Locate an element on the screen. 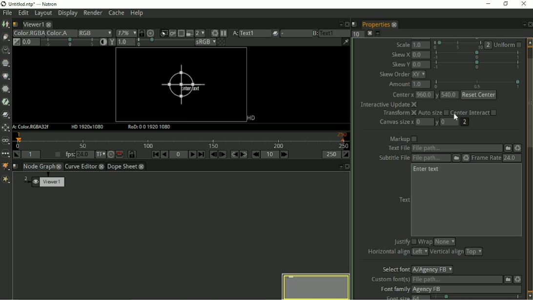 The image size is (533, 300). Reload the file is located at coordinates (465, 158).